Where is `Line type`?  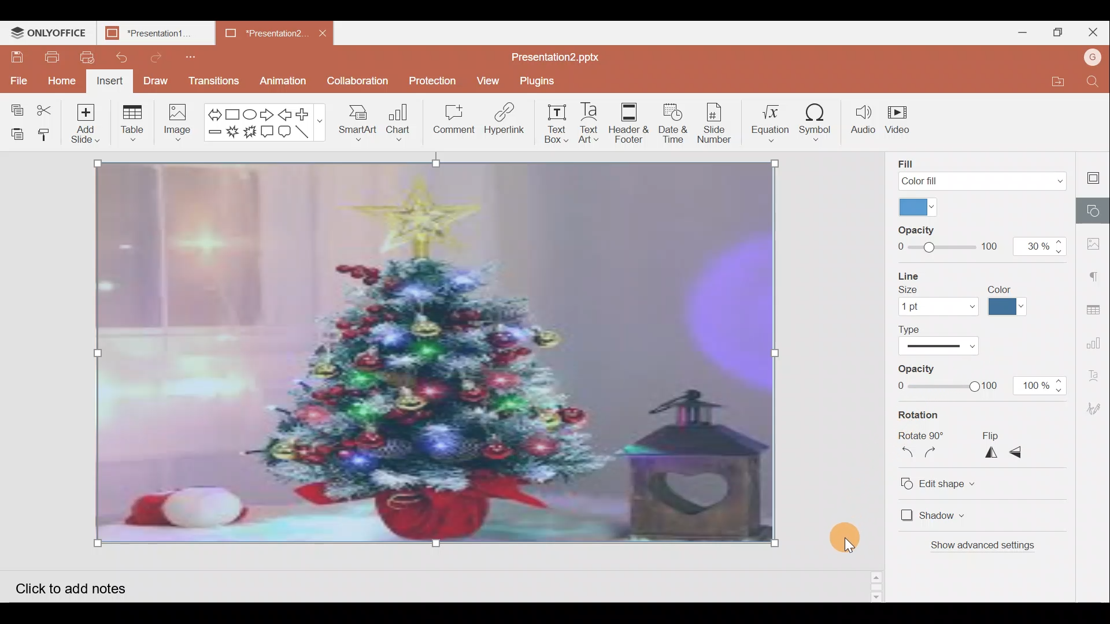
Line type is located at coordinates (945, 341).